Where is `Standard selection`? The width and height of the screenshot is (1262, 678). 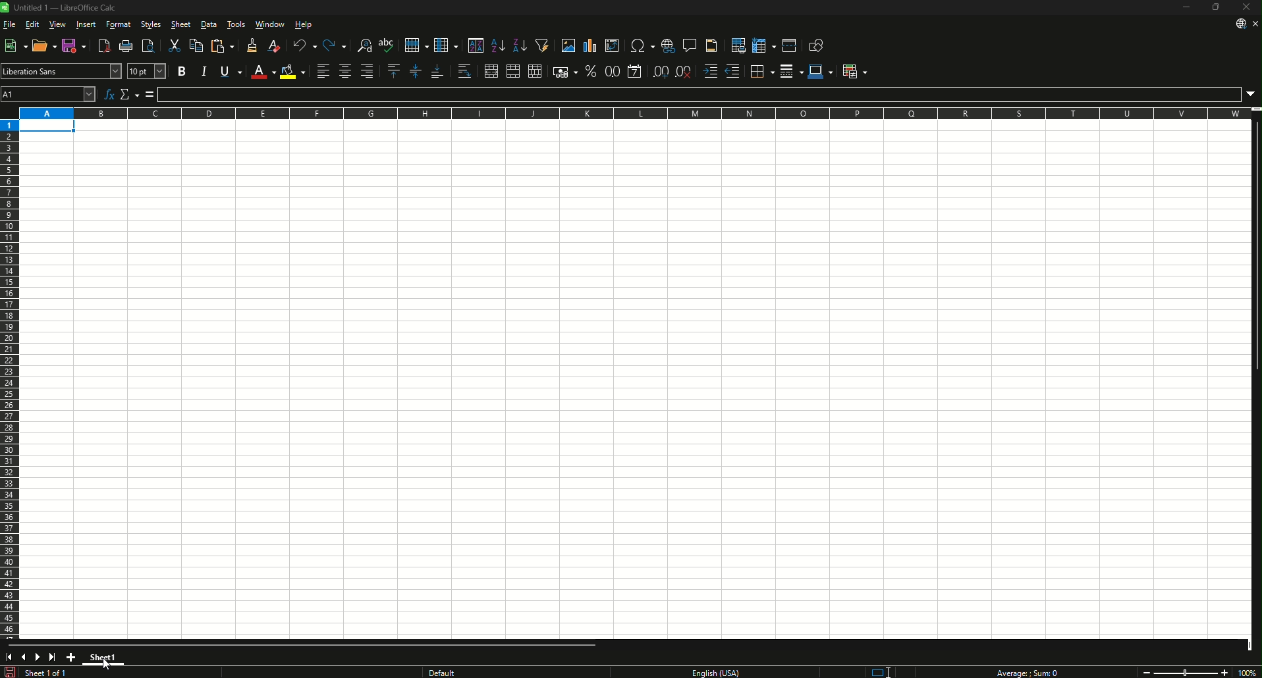 Standard selection is located at coordinates (880, 672).